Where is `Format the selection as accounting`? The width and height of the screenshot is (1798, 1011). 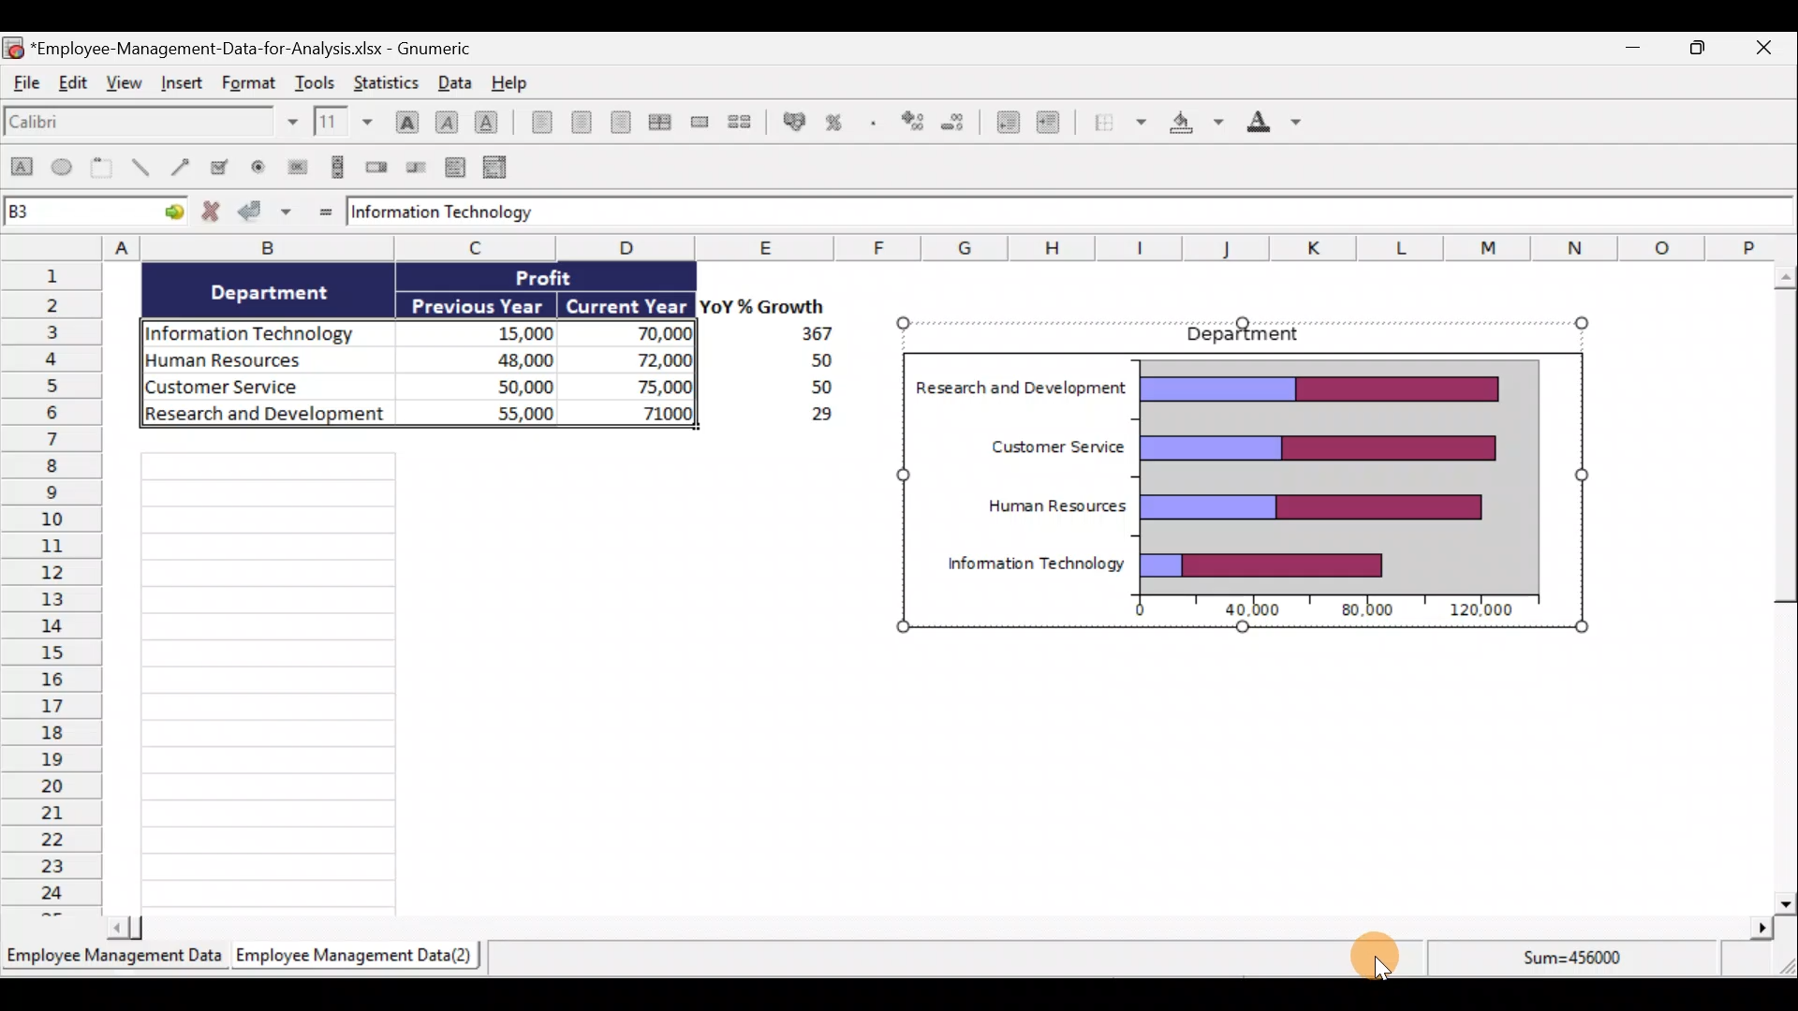 Format the selection as accounting is located at coordinates (795, 122).